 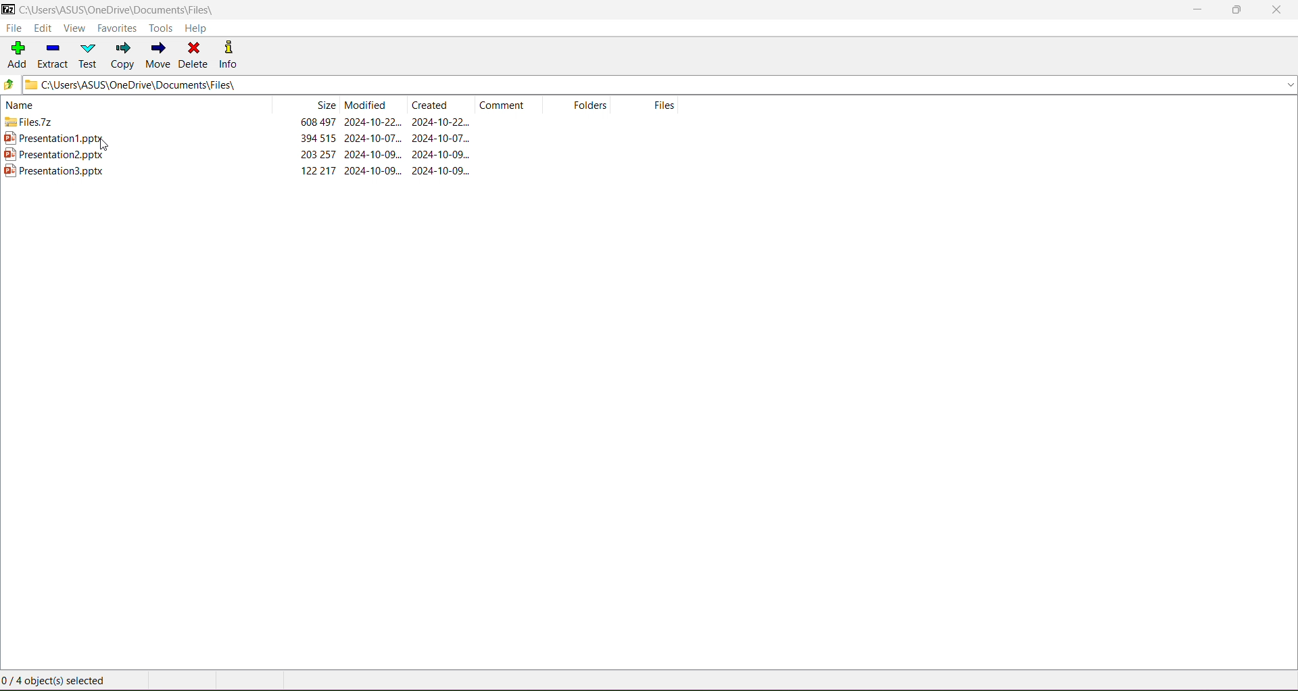 I want to click on 2024-10-07, so click(x=441, y=138).